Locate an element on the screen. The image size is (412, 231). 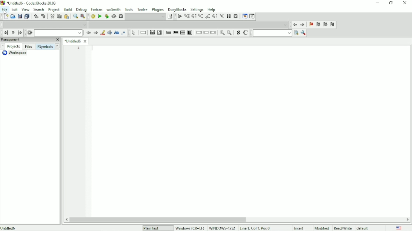
Search is located at coordinates (39, 9).